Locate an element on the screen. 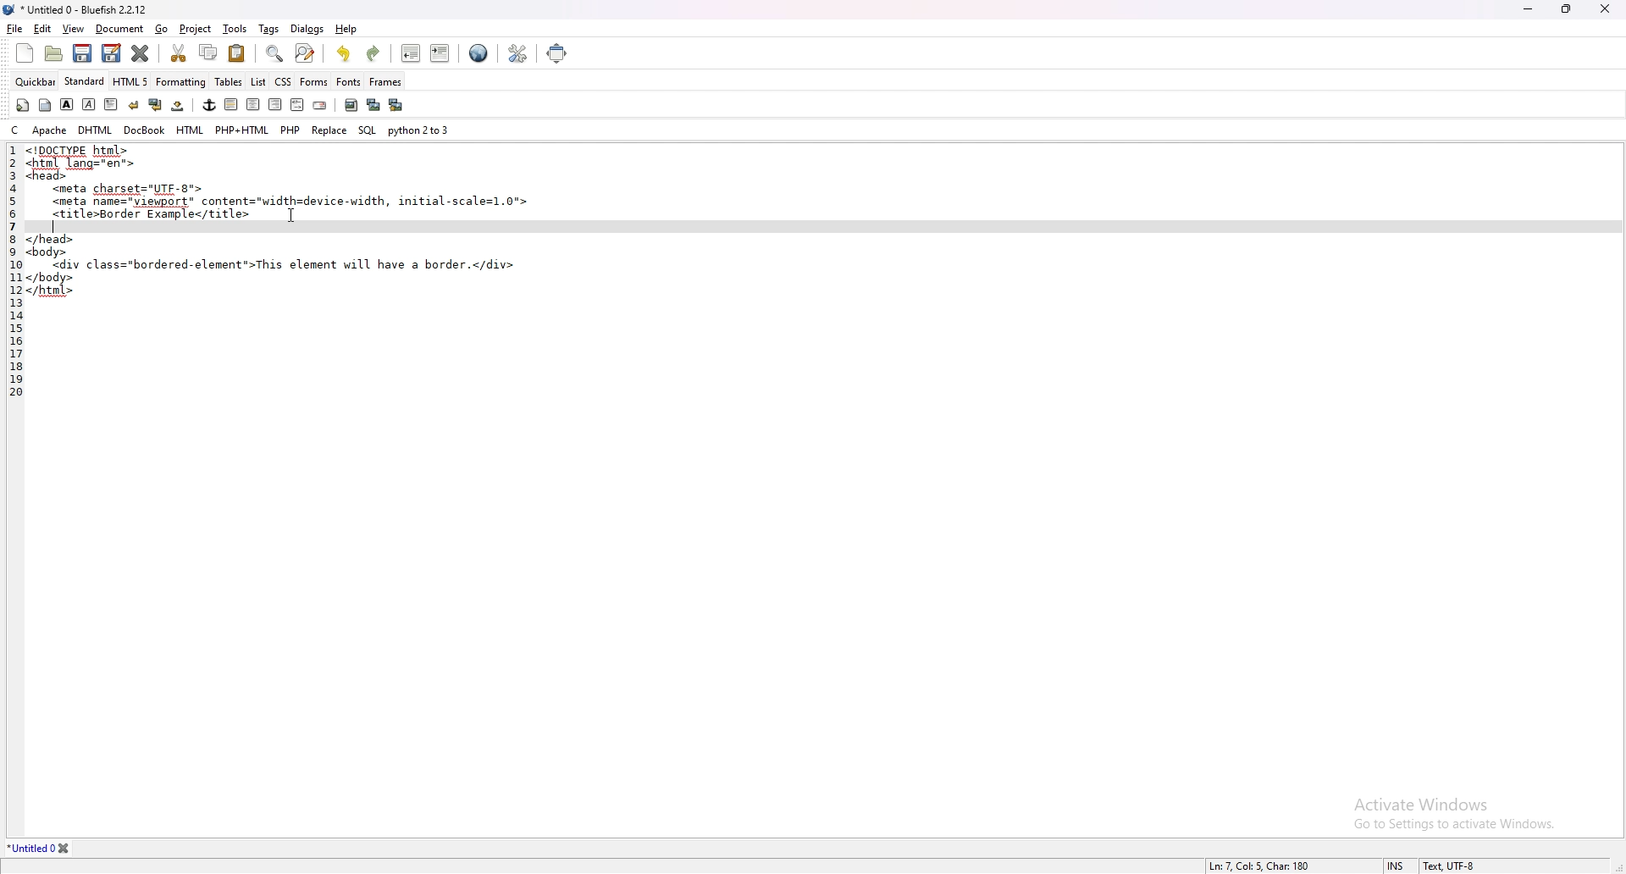 This screenshot has width=1626, height=874. edit is located at coordinates (42, 30).